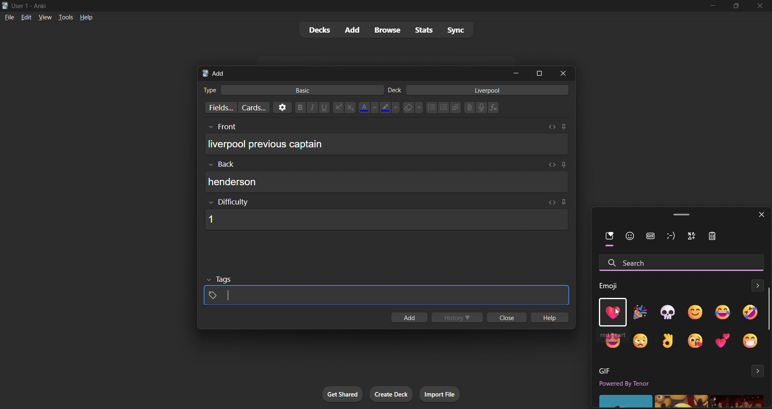 The height and width of the screenshot is (409, 772). What do you see at coordinates (482, 108) in the screenshot?
I see `microphone` at bounding box center [482, 108].